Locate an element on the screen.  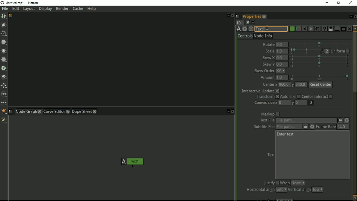
Float pane is located at coordinates (228, 15).